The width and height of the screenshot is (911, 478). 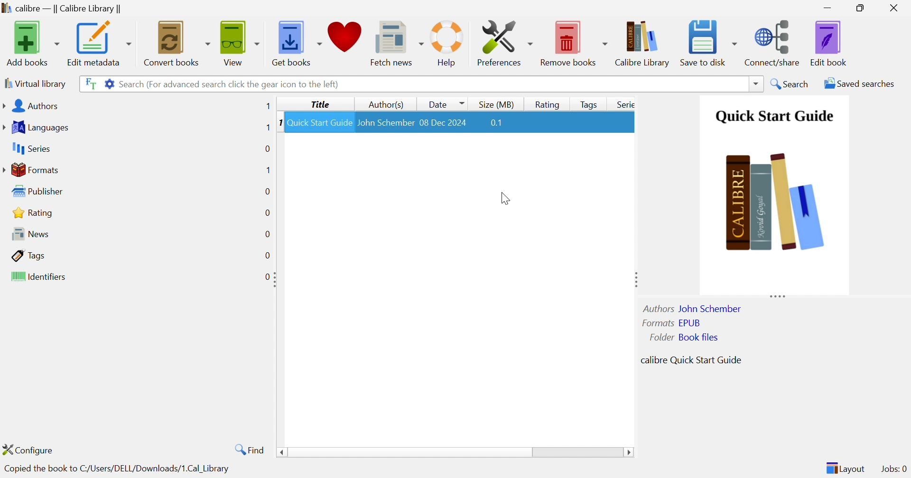 What do you see at coordinates (268, 128) in the screenshot?
I see `1` at bounding box center [268, 128].